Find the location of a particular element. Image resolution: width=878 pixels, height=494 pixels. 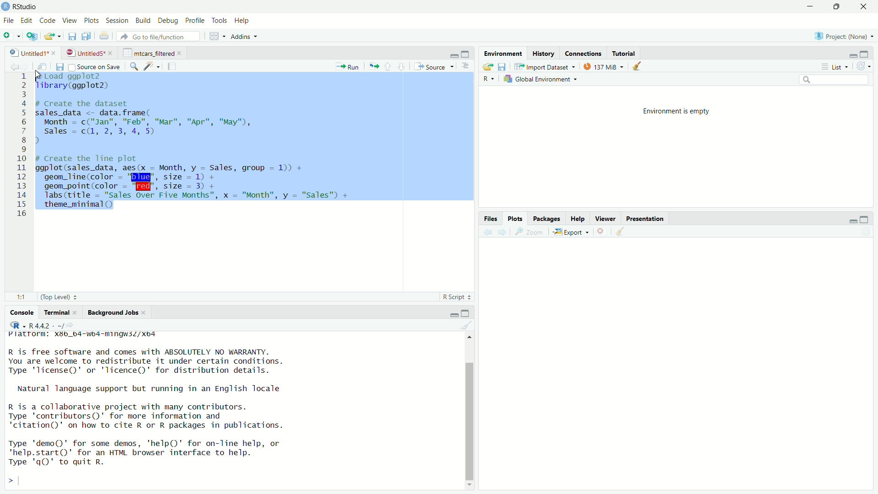

maximize is located at coordinates (840, 7).